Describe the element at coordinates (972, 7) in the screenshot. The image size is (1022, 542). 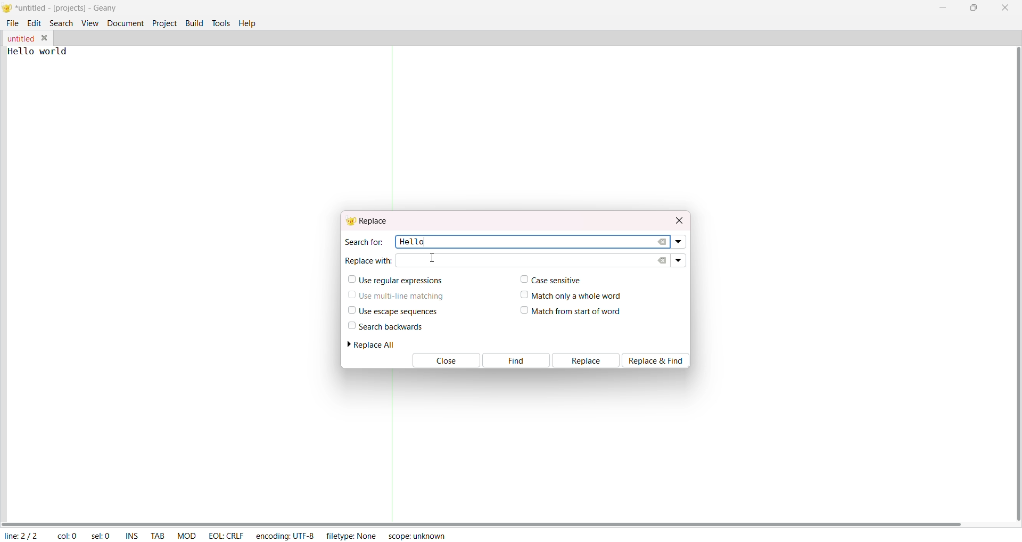
I see `maximize` at that location.